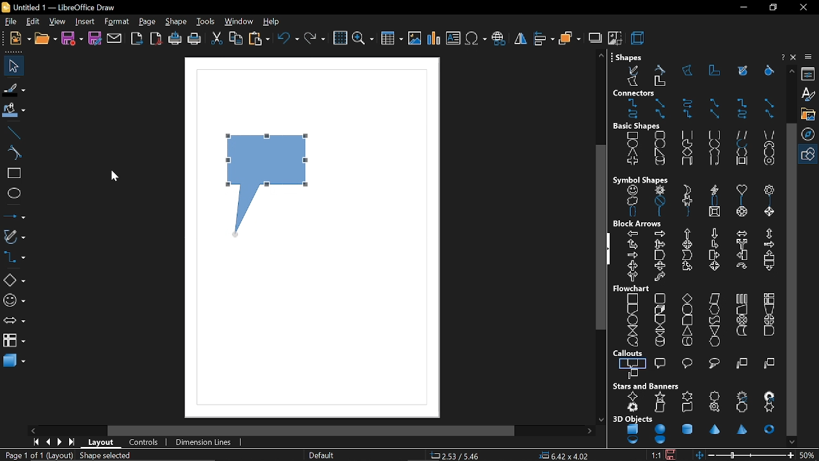 Image resolution: width=819 pixels, height=461 pixels. What do you see at coordinates (659, 244) in the screenshot?
I see `up, right and down arrow` at bounding box center [659, 244].